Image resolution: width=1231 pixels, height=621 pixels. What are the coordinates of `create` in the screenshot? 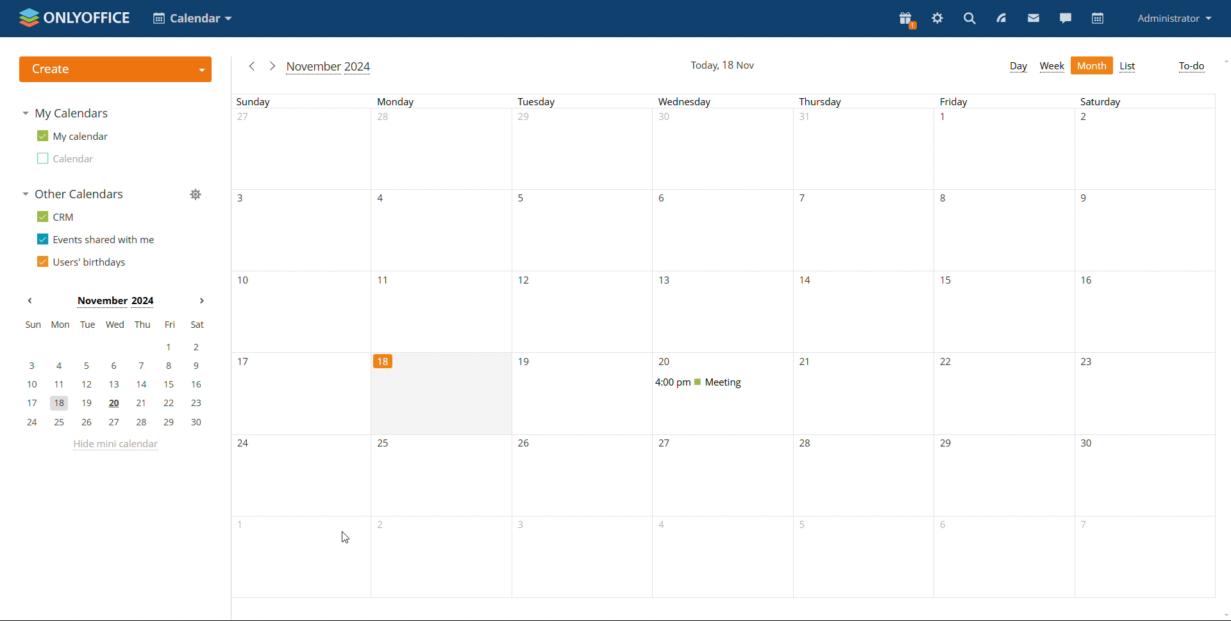 It's located at (117, 70).